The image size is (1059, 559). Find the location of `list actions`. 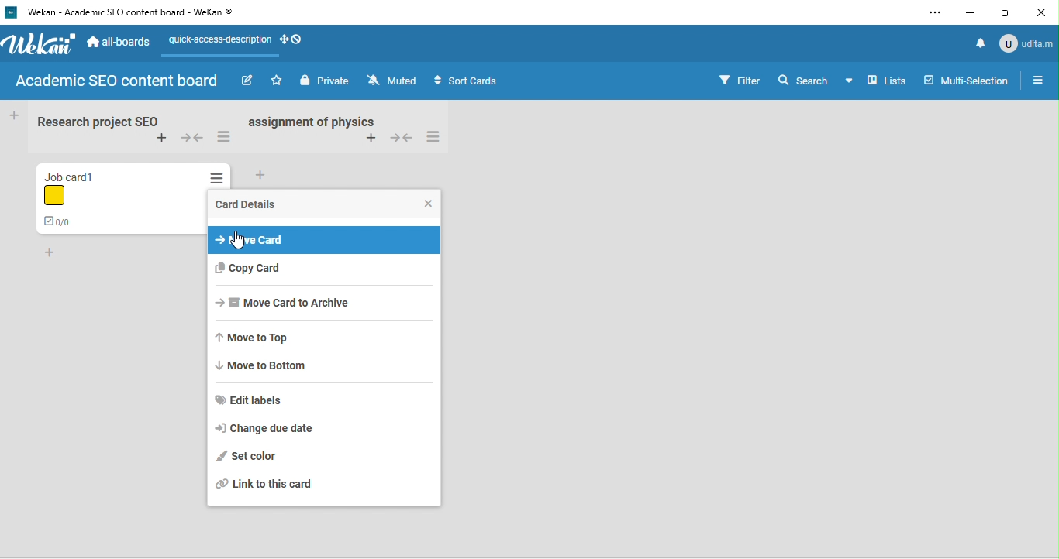

list actions is located at coordinates (442, 138).